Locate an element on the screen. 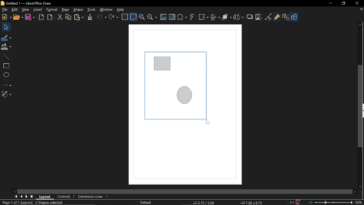 This screenshot has height=205, width=364. Minimize is located at coordinates (330, 3).